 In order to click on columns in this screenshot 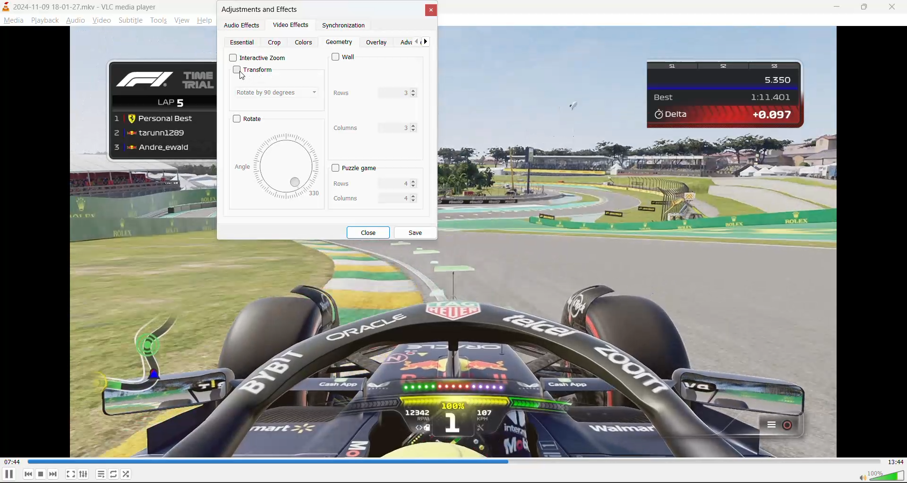, I will do `click(370, 198)`.